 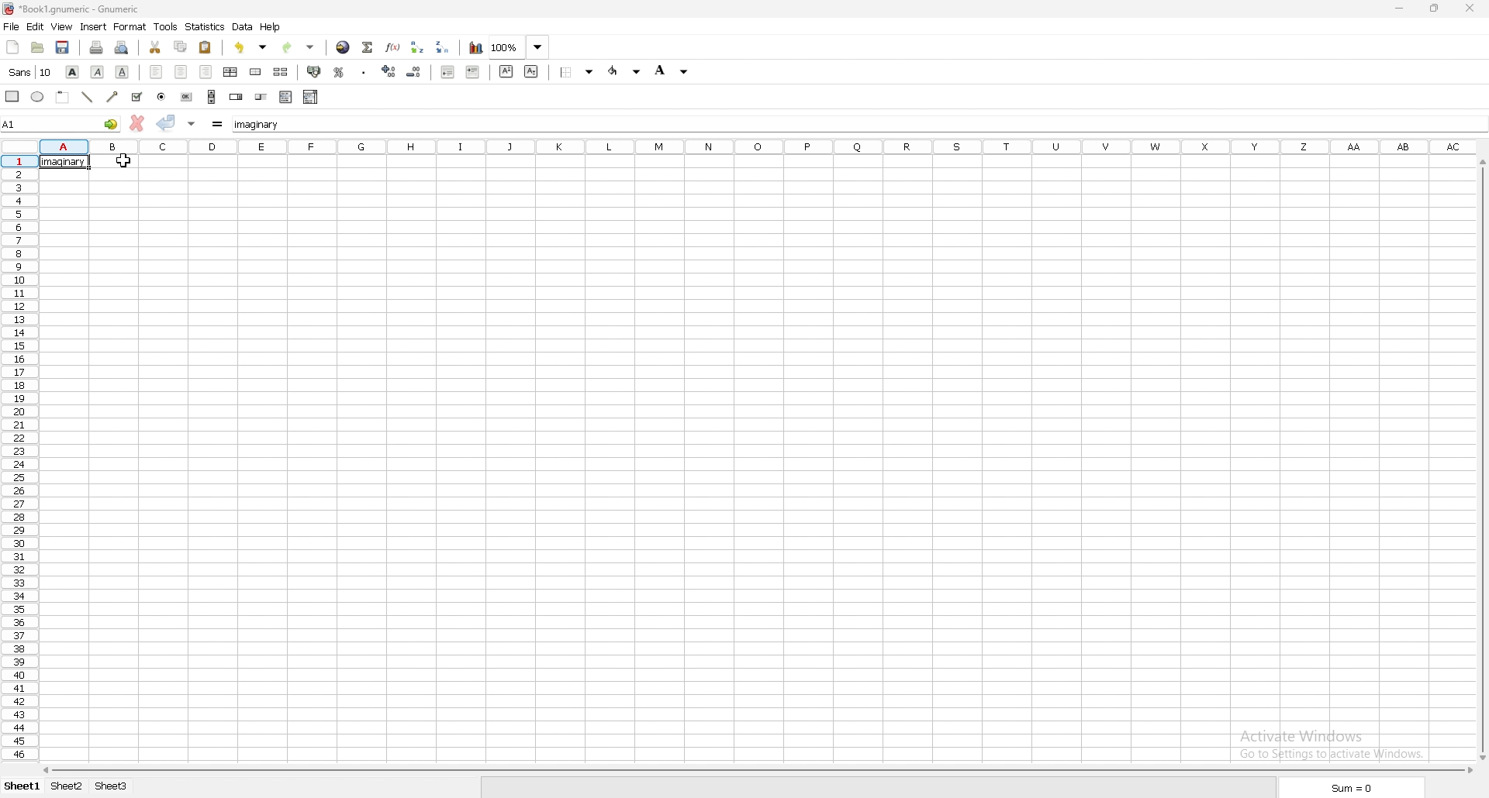 What do you see at coordinates (1434, 9) in the screenshot?
I see `resize` at bounding box center [1434, 9].